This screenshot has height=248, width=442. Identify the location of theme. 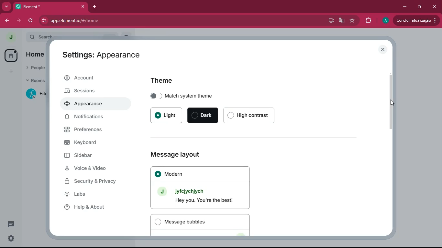
(161, 80).